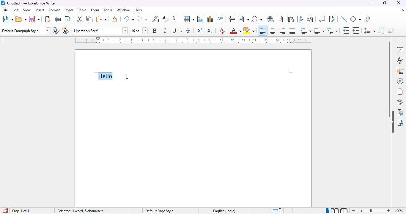 Image resolution: width=406 pixels, height=214 pixels. I want to click on selected: 1 word, 5 characters, so click(80, 211).